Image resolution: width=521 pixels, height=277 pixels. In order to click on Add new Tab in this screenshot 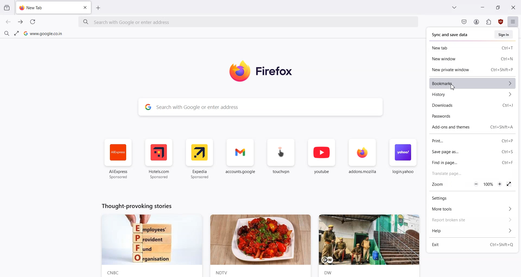, I will do `click(99, 8)`.